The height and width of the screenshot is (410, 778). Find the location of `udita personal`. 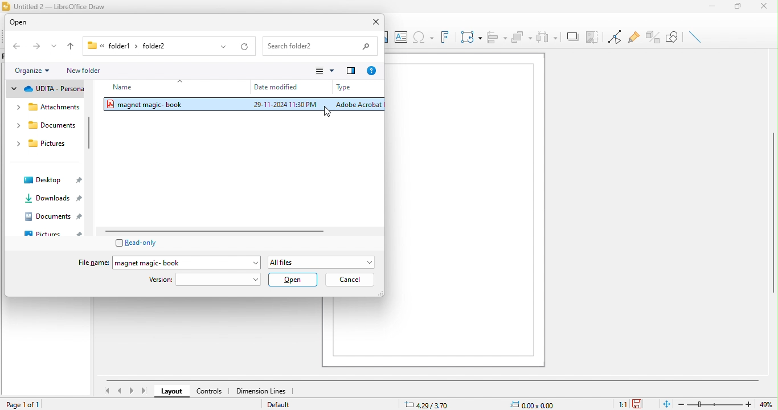

udita personal is located at coordinates (46, 89).